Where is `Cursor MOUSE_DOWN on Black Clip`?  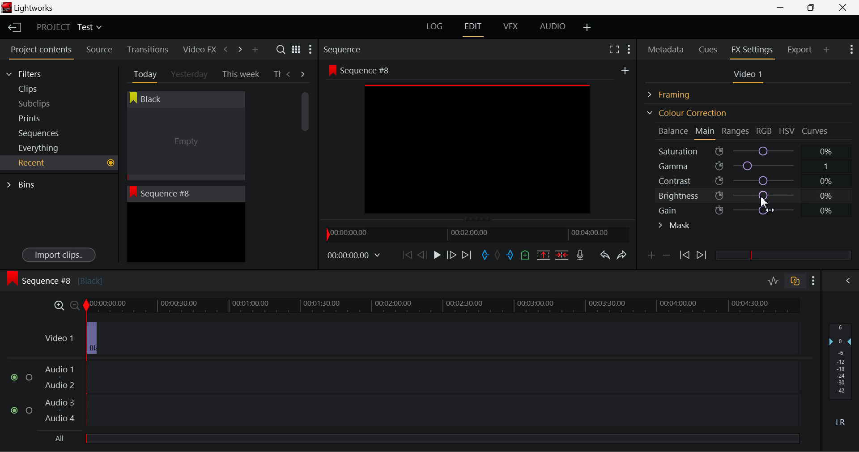 Cursor MOUSE_DOWN on Black Clip is located at coordinates (185, 144).